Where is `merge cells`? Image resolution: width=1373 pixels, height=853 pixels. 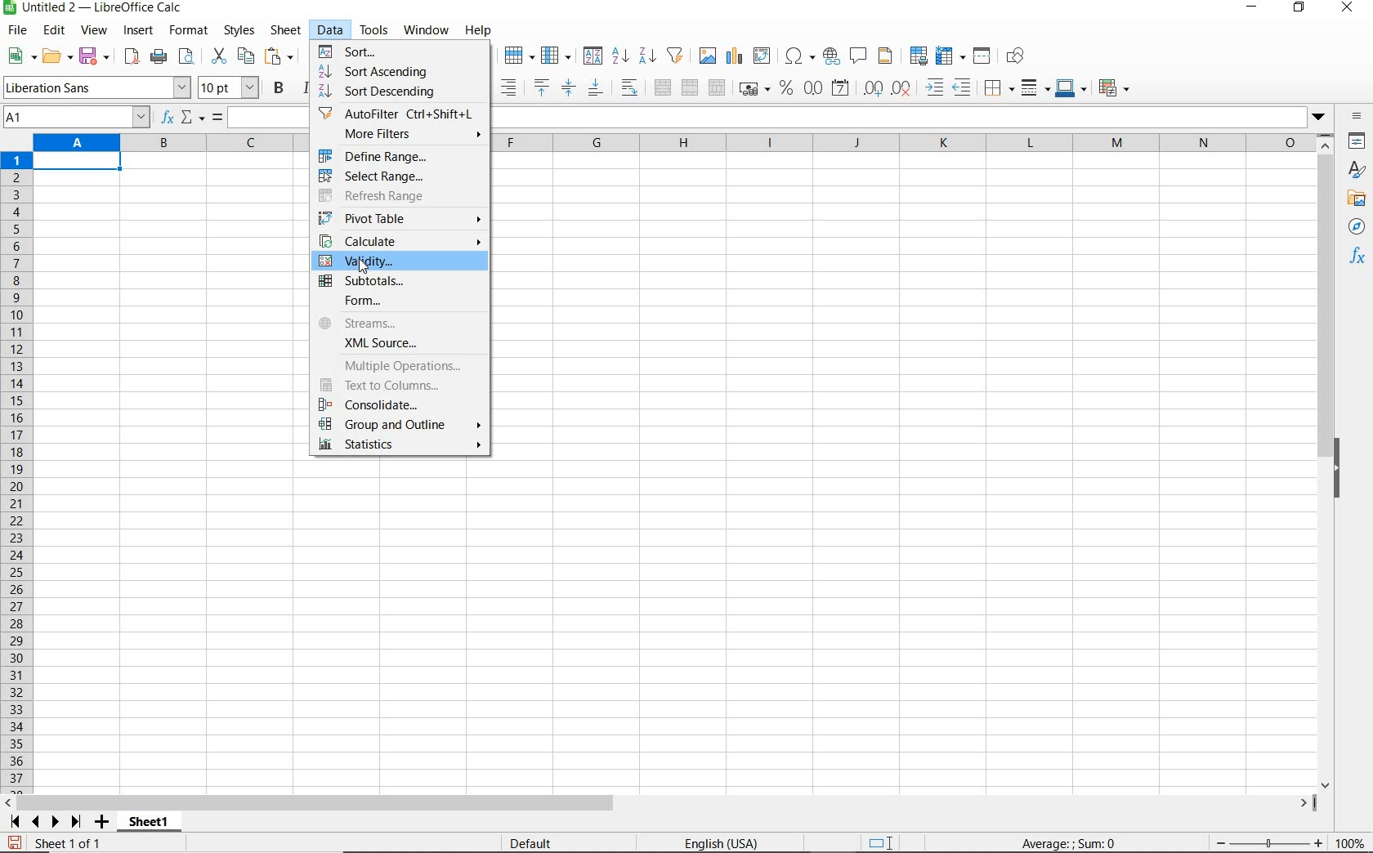
merge cells is located at coordinates (691, 86).